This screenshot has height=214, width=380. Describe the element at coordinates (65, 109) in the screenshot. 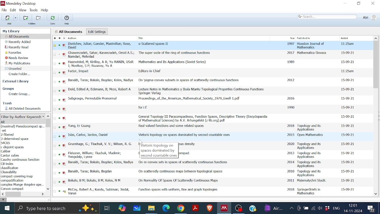

I see `pdf` at that location.